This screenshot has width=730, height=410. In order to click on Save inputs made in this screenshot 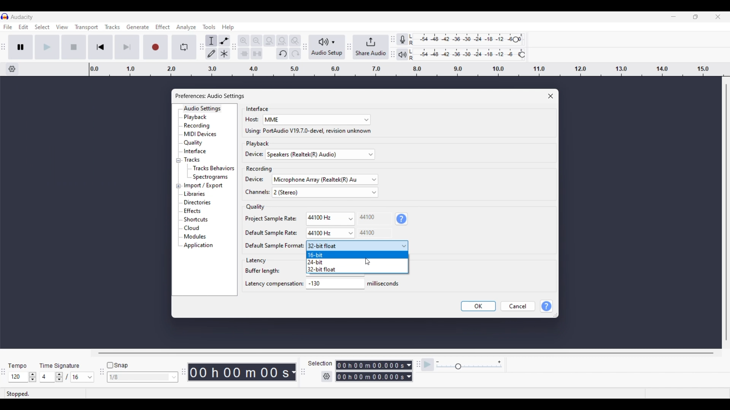, I will do `click(478, 306)`.